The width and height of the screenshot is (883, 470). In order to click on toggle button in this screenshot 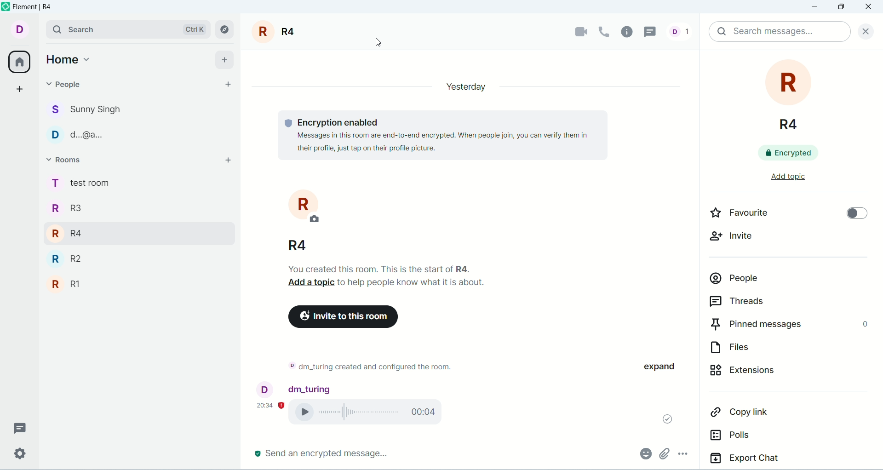, I will do `click(852, 215)`.